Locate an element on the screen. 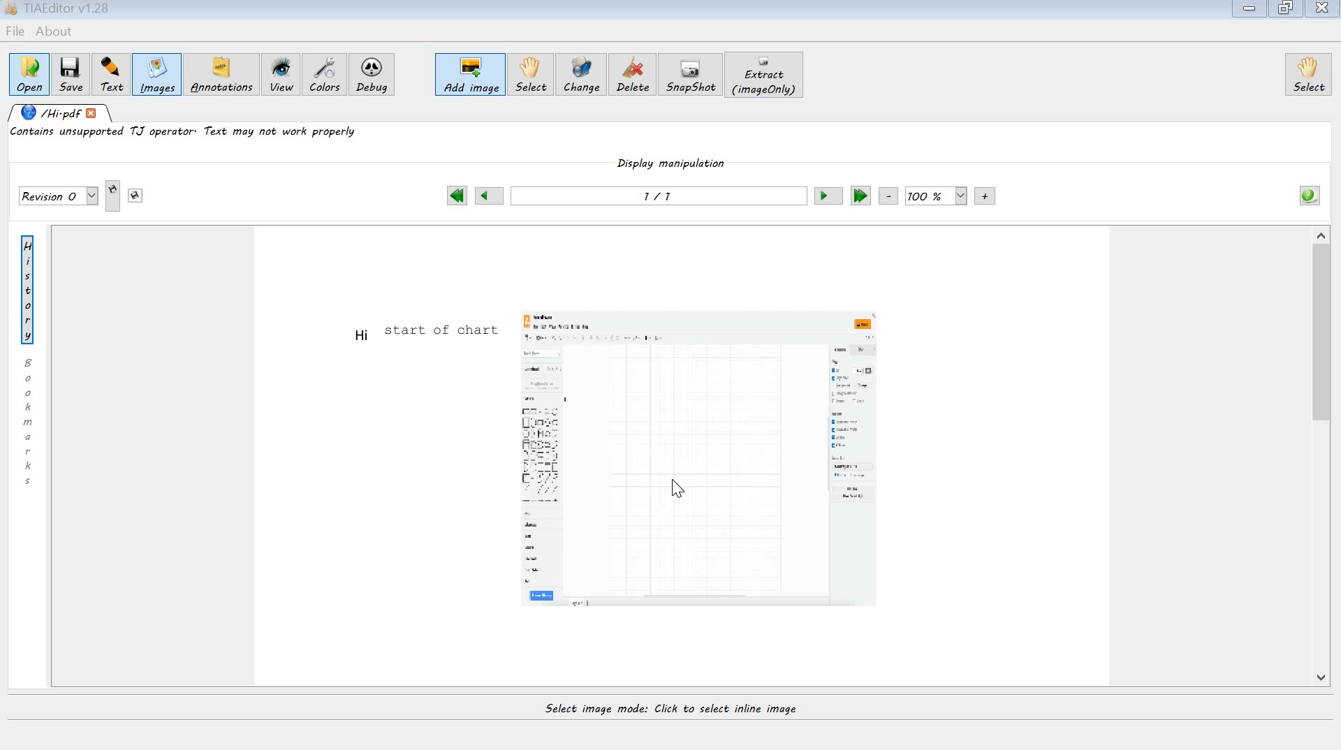  info about opened pdf is located at coordinates (1308, 195).